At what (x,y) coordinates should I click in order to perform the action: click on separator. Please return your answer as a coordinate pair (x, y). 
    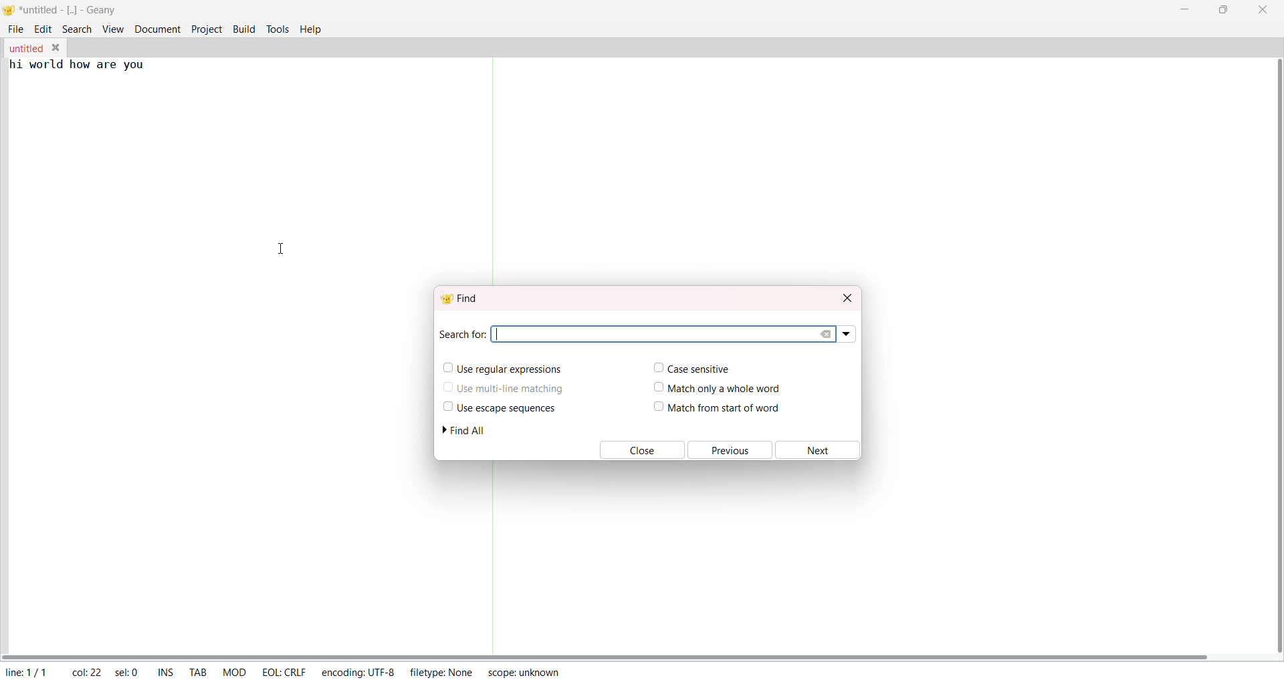
    Looking at the image, I should click on (490, 169).